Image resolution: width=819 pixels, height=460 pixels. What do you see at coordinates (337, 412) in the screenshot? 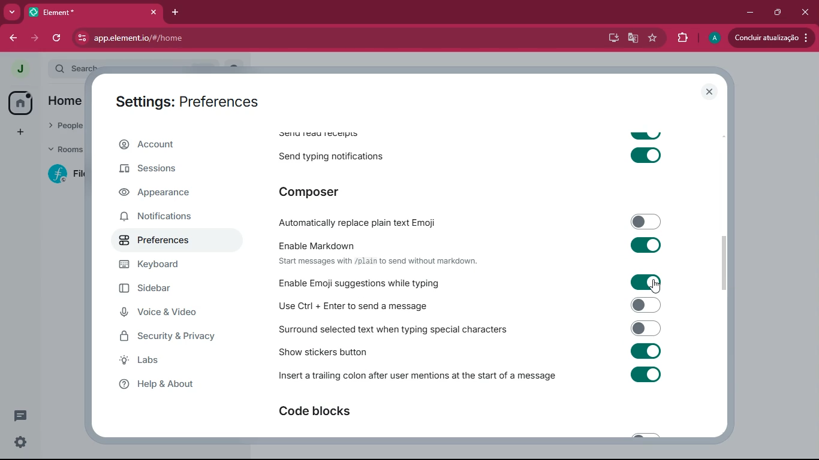
I see `code blocks` at bounding box center [337, 412].